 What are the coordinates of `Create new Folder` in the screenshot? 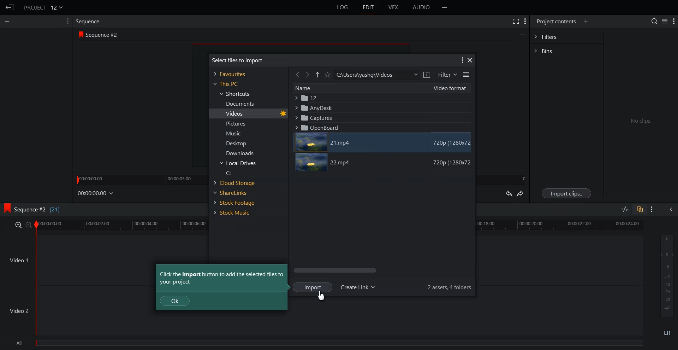 It's located at (427, 75).